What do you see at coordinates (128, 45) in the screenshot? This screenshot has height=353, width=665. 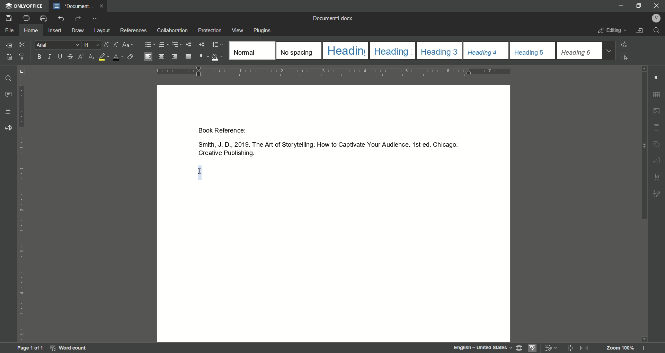 I see `change case` at bounding box center [128, 45].